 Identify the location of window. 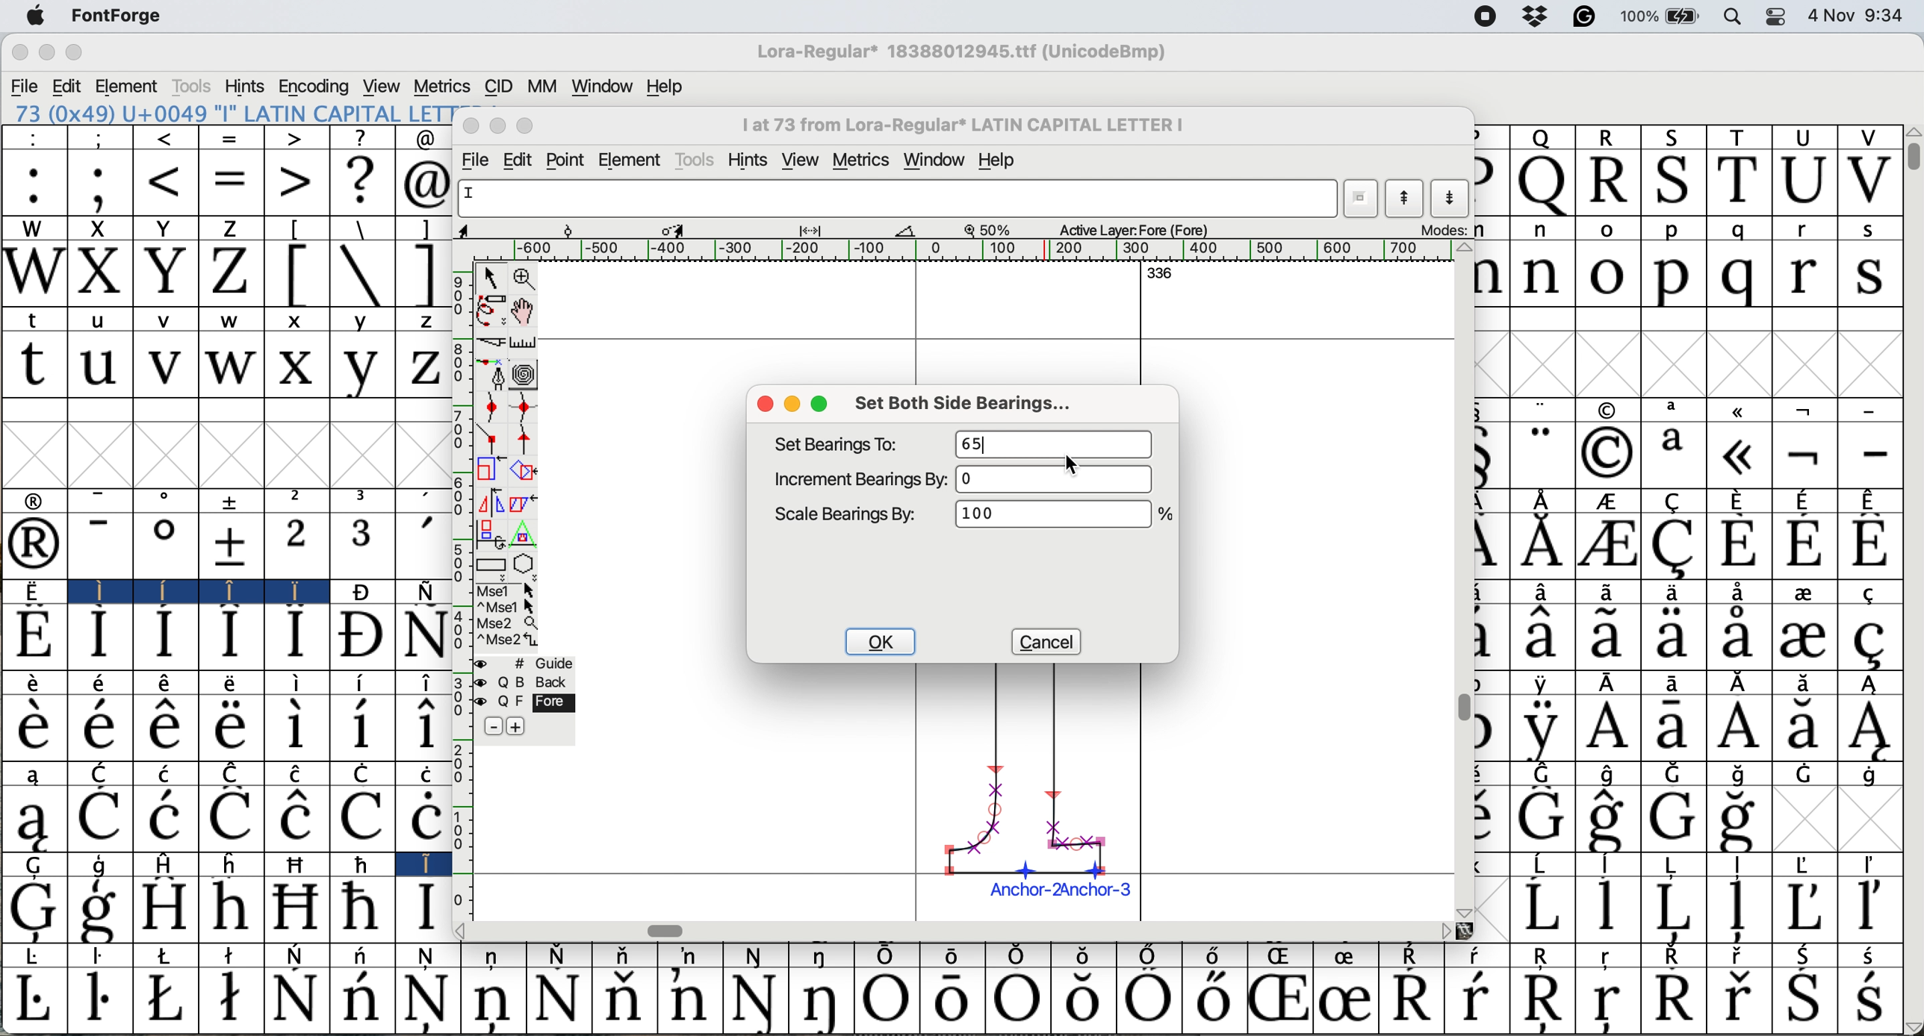
(936, 160).